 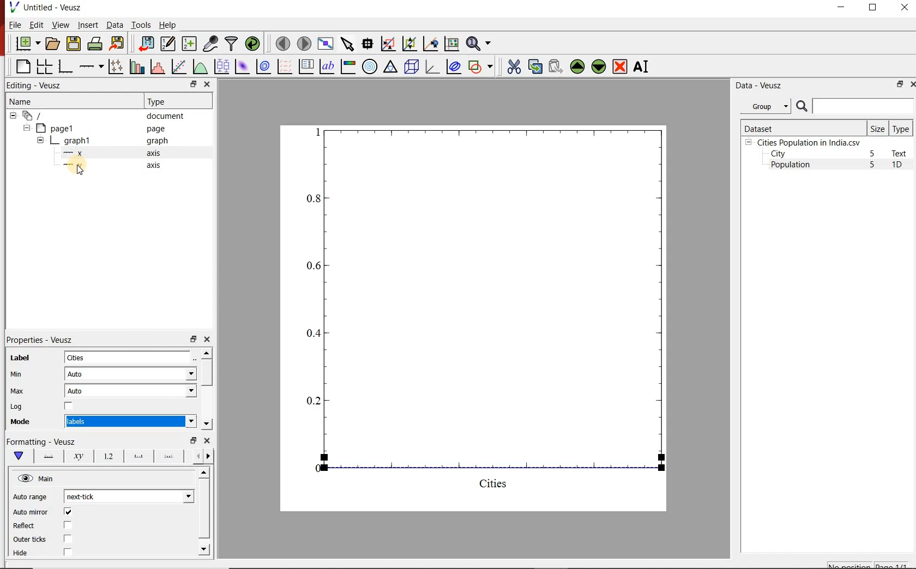 I want to click on read data points on the graph, so click(x=367, y=43).